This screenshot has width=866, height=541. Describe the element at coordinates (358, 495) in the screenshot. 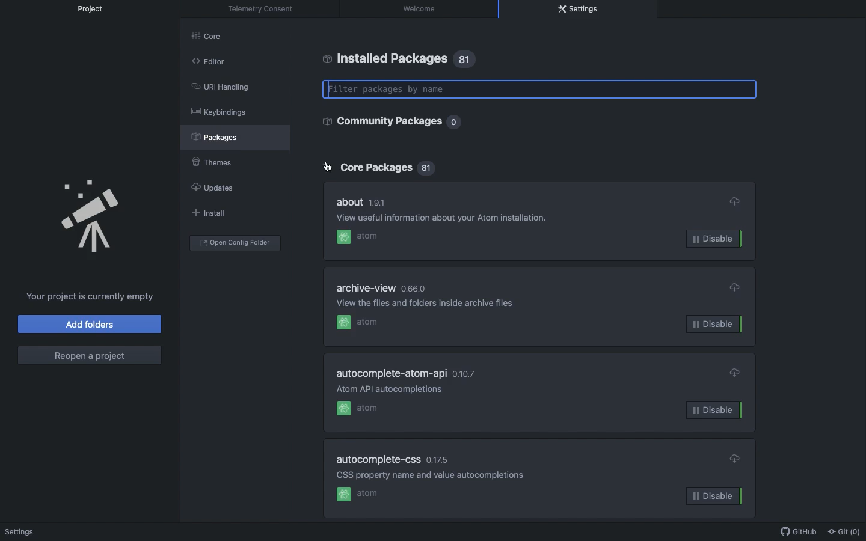

I see `Atom` at that location.